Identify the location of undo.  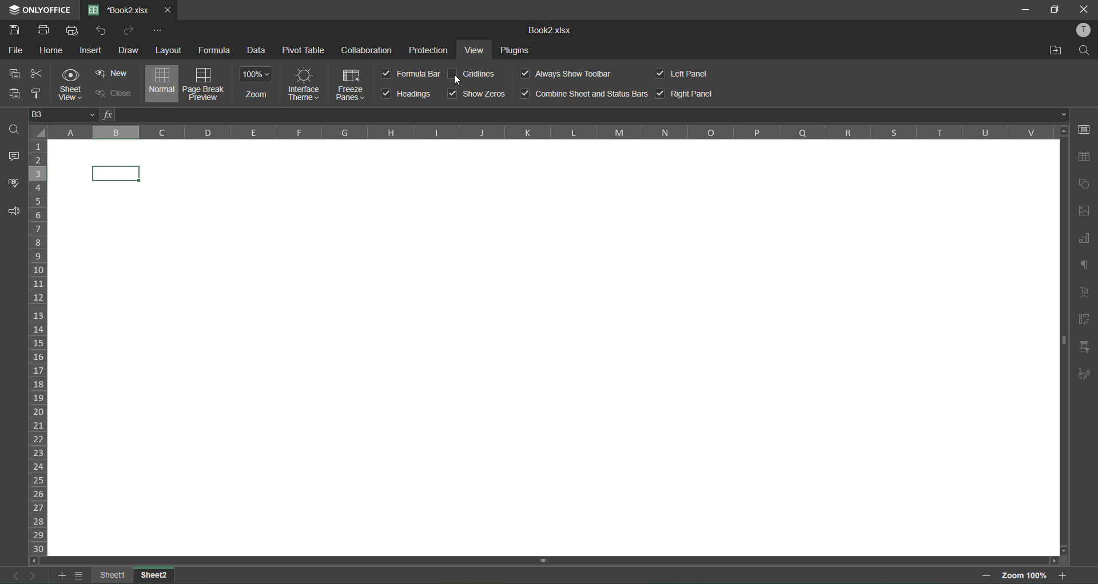
(104, 31).